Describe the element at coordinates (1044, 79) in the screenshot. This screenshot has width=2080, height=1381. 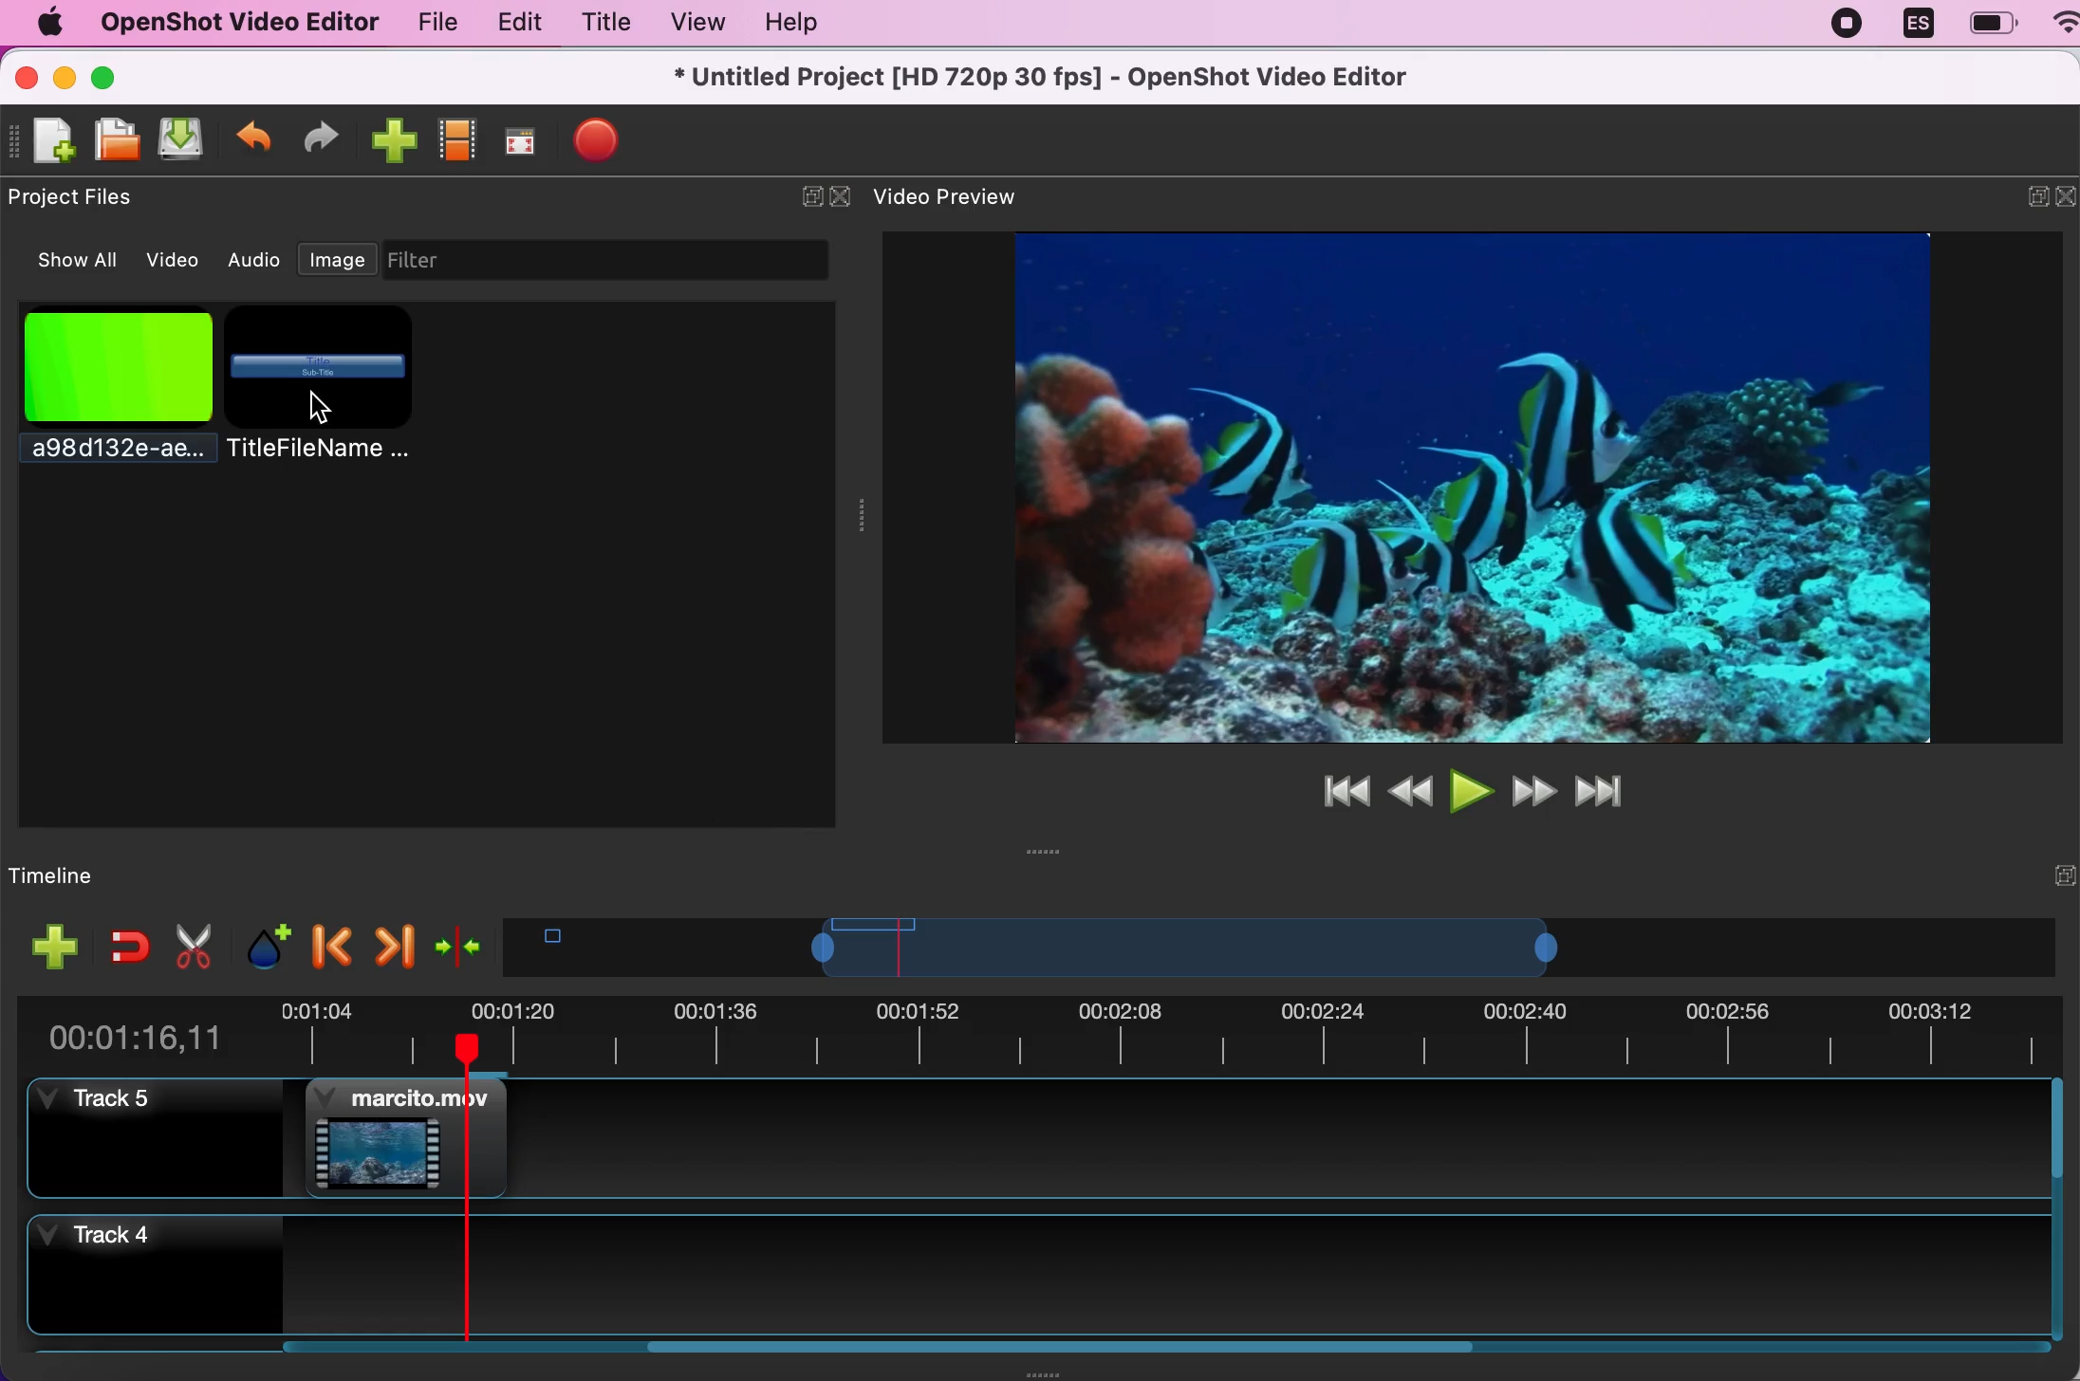
I see `title - Untitled Project [HD 720p 30 fps)-OpenShot Video Editor` at that location.